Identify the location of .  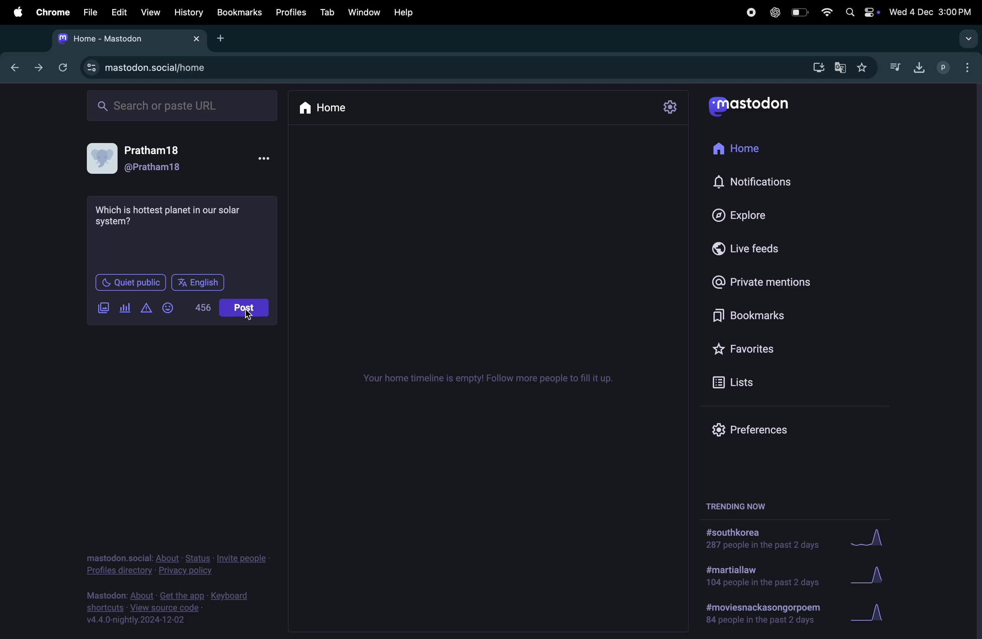
(774, 12).